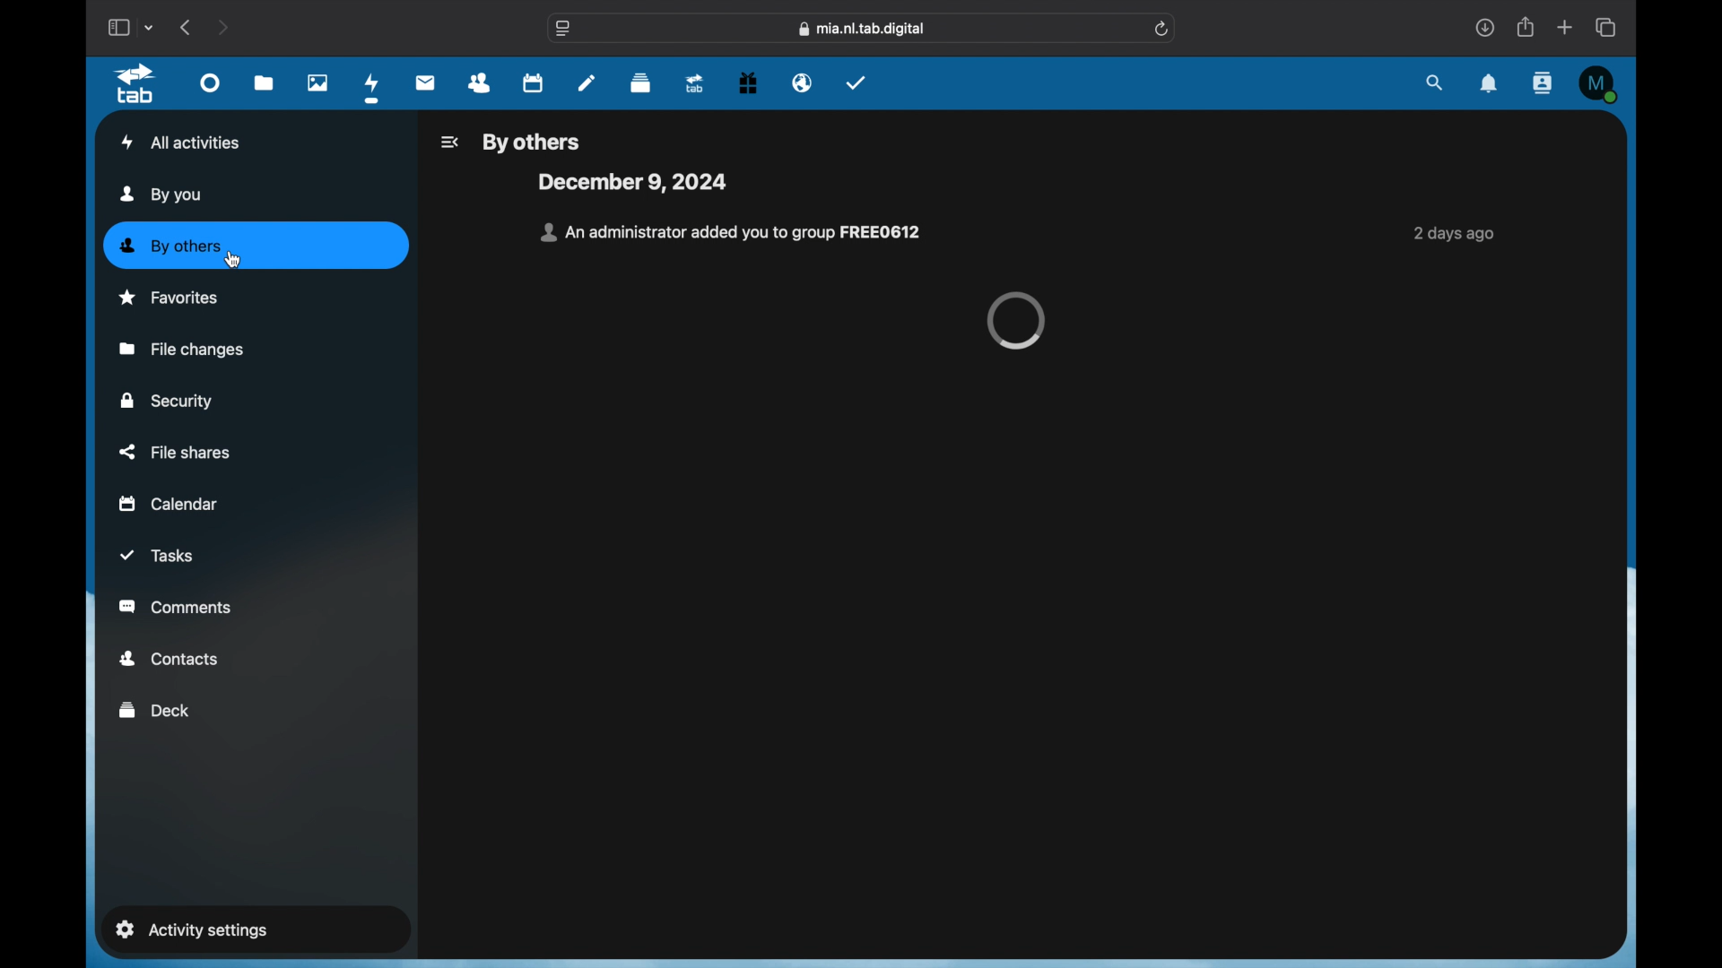 This screenshot has height=968, width=1722. Describe the element at coordinates (170, 298) in the screenshot. I see `favorites` at that location.